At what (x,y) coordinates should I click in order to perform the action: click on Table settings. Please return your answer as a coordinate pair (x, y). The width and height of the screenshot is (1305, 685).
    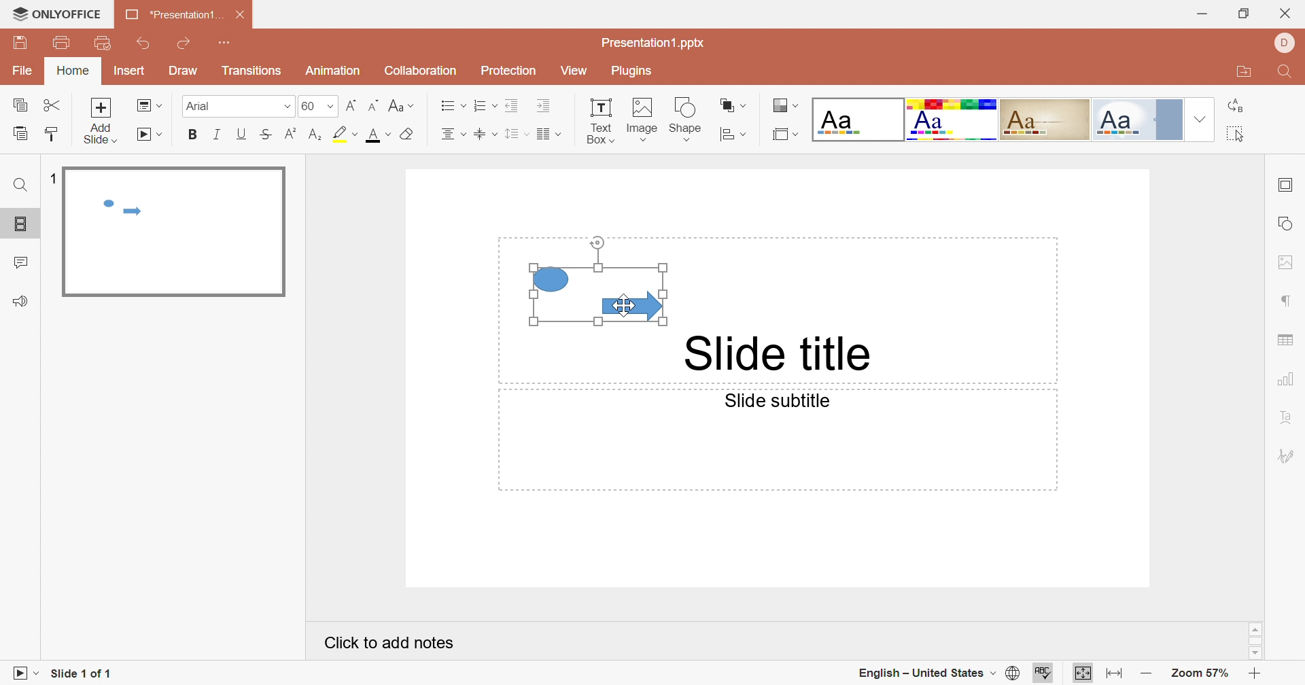
    Looking at the image, I should click on (1288, 339).